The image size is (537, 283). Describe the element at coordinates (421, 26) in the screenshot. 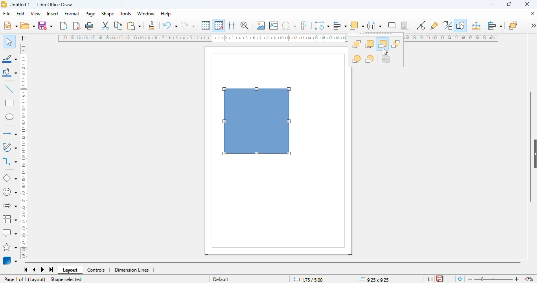

I see `toggle point edit mode` at that location.